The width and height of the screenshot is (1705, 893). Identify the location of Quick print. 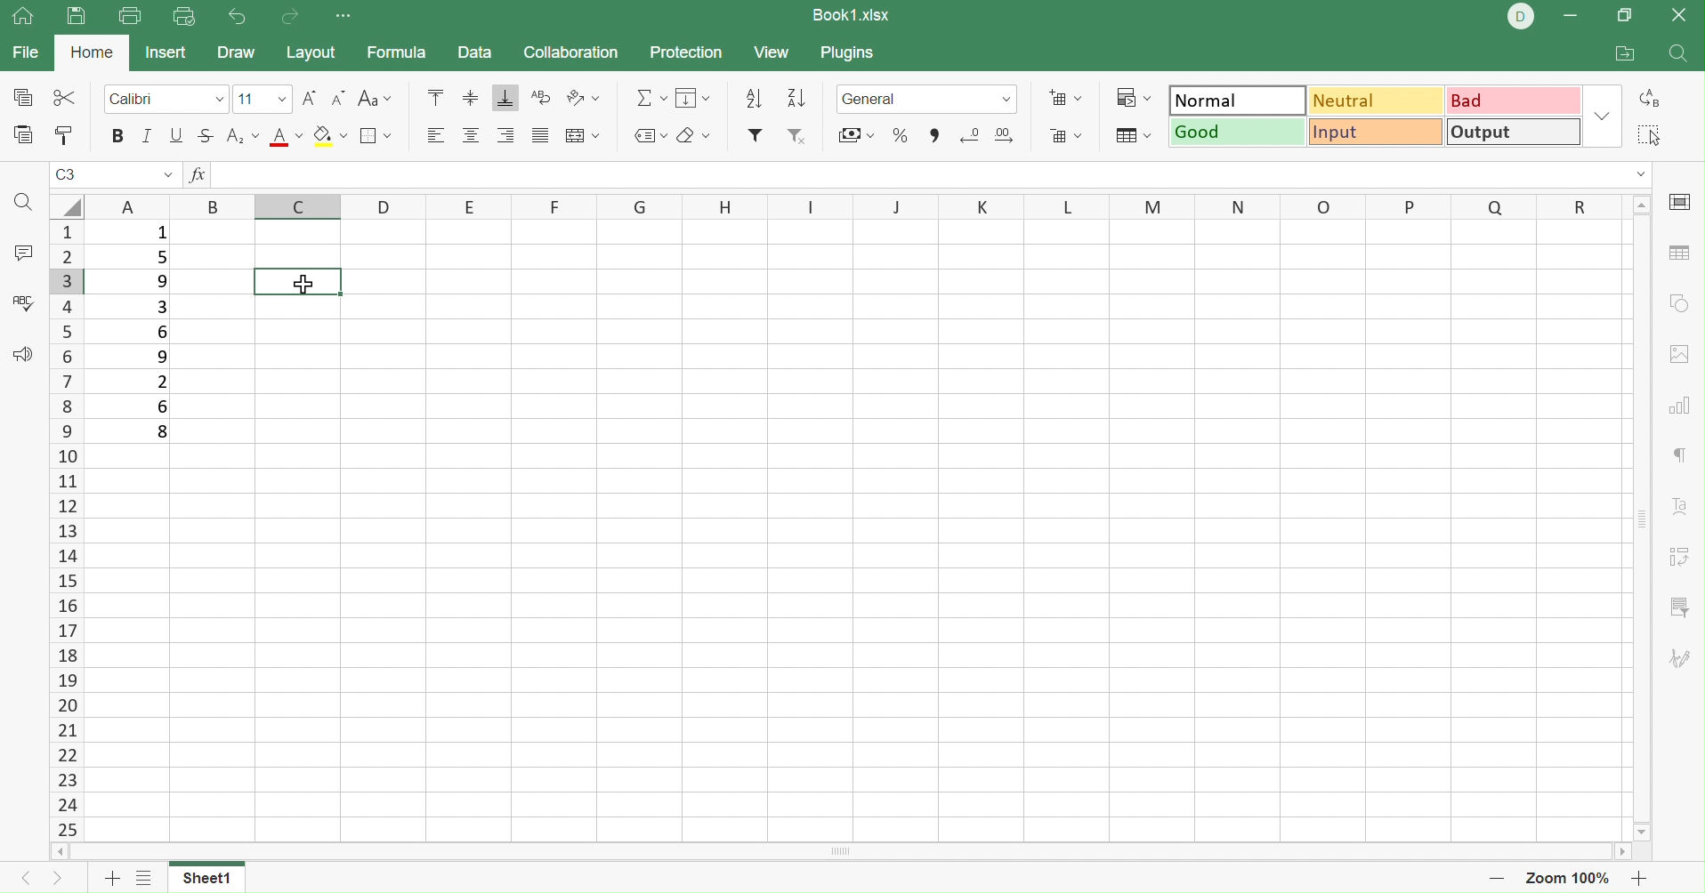
(184, 17).